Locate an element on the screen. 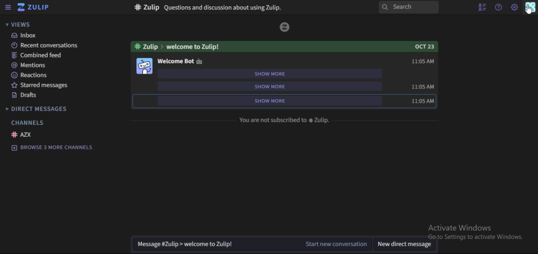 The image size is (538, 254). 11:05 AM is located at coordinates (424, 87).